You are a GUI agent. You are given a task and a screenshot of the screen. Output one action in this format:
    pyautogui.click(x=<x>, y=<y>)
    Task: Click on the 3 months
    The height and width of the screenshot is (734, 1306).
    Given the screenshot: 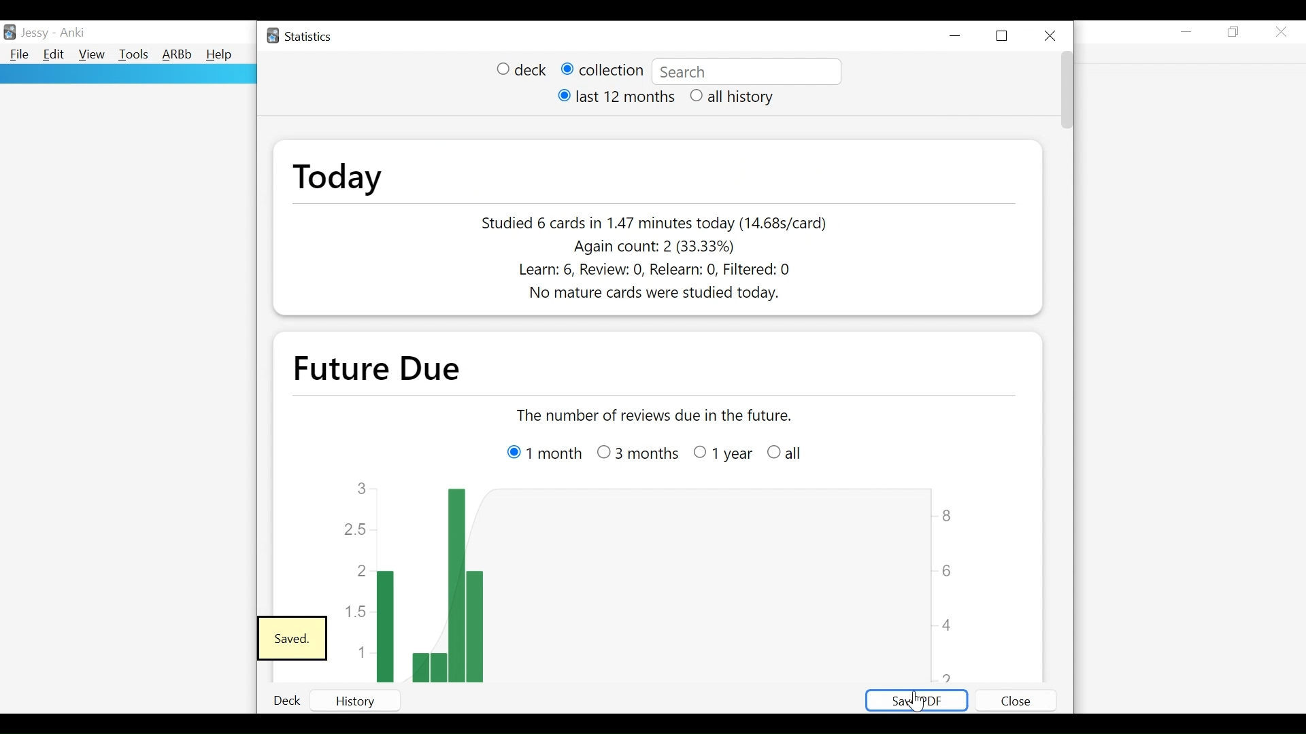 What is the action you would take?
    pyautogui.click(x=637, y=450)
    